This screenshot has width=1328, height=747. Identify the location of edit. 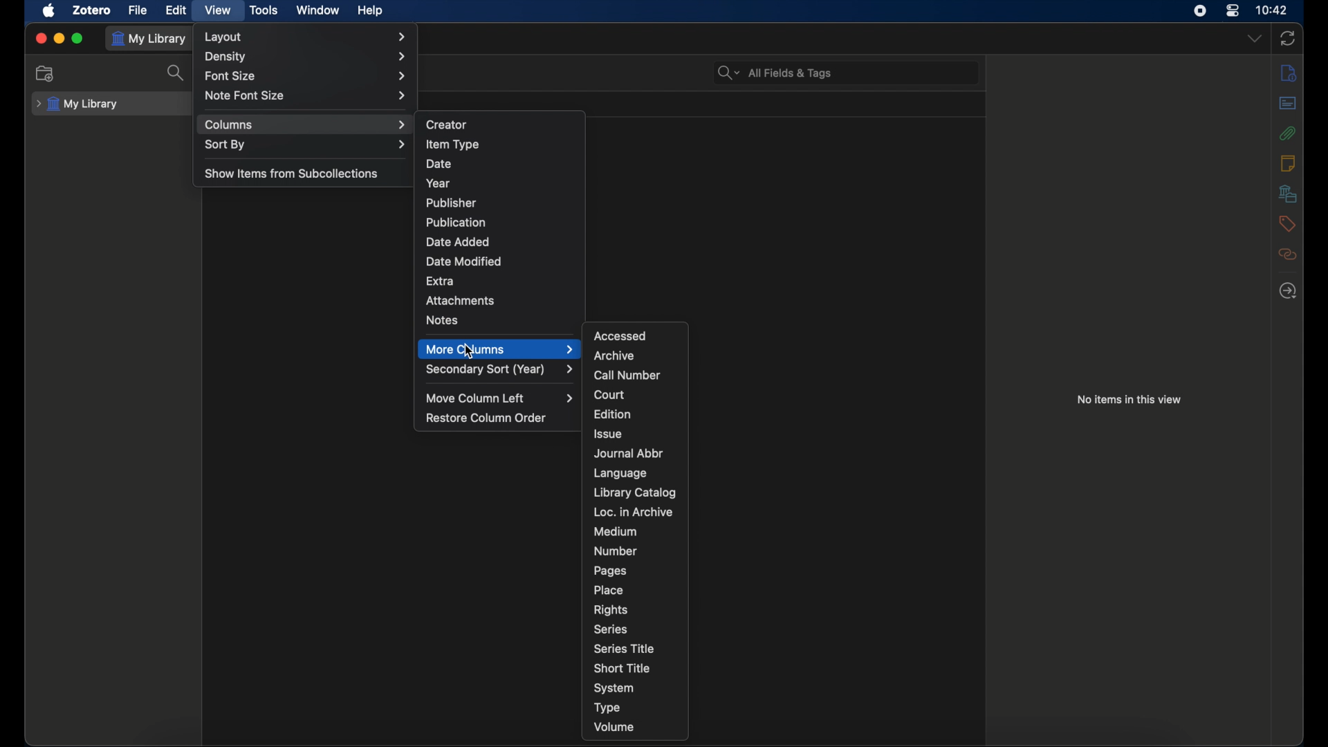
(175, 10).